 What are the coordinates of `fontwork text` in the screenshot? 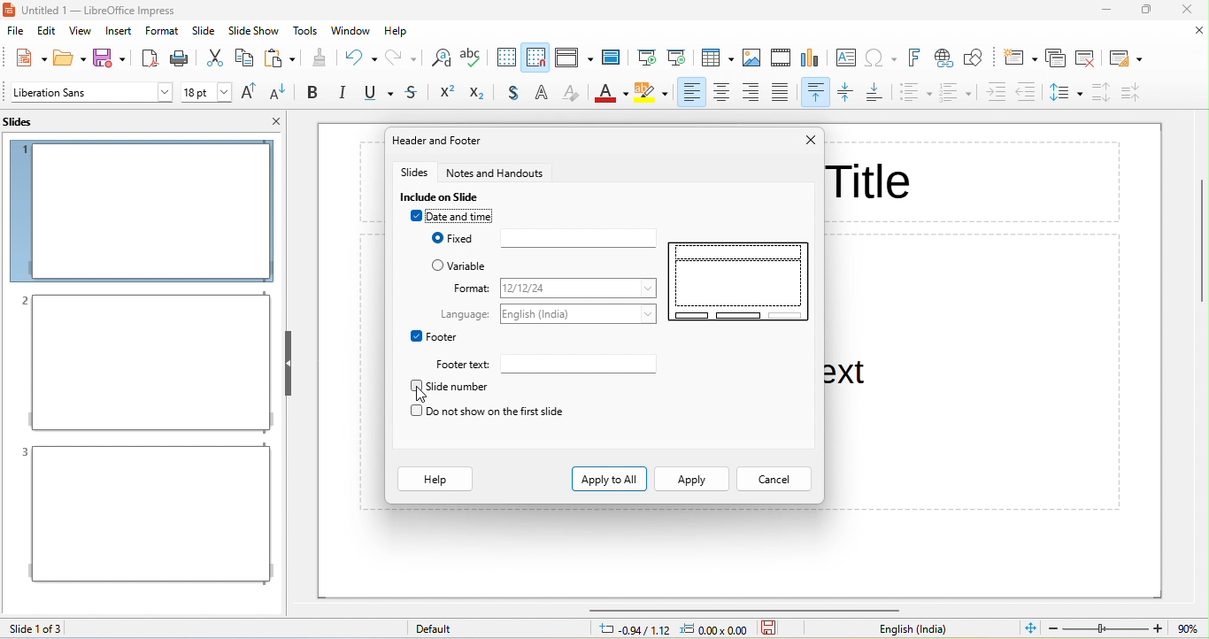 It's located at (918, 58).